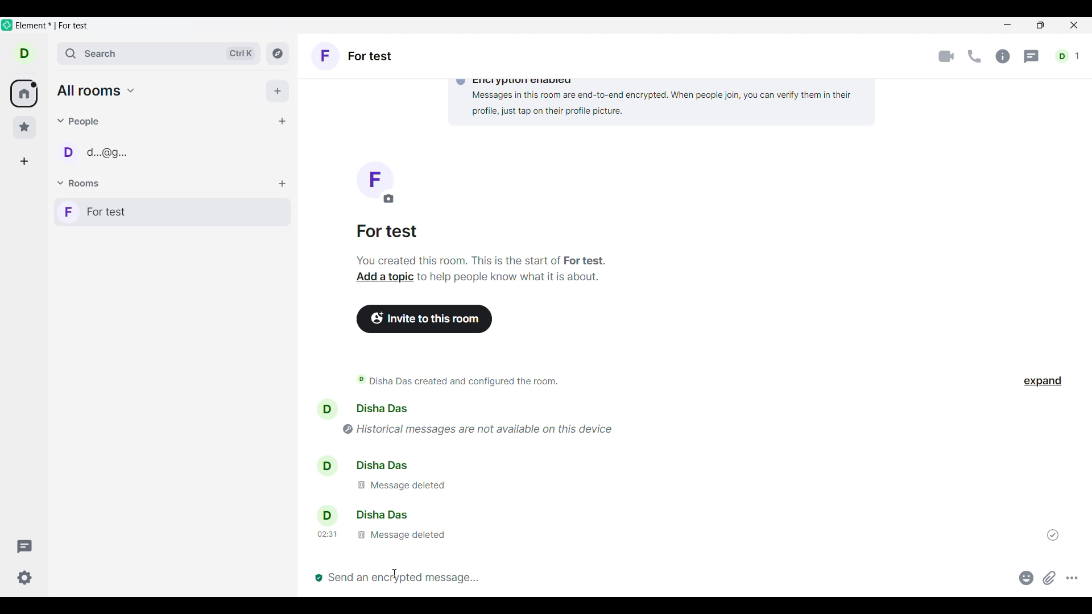 This screenshot has height=614, width=1092. Describe the element at coordinates (55, 26) in the screenshot. I see `Software and room name` at that location.